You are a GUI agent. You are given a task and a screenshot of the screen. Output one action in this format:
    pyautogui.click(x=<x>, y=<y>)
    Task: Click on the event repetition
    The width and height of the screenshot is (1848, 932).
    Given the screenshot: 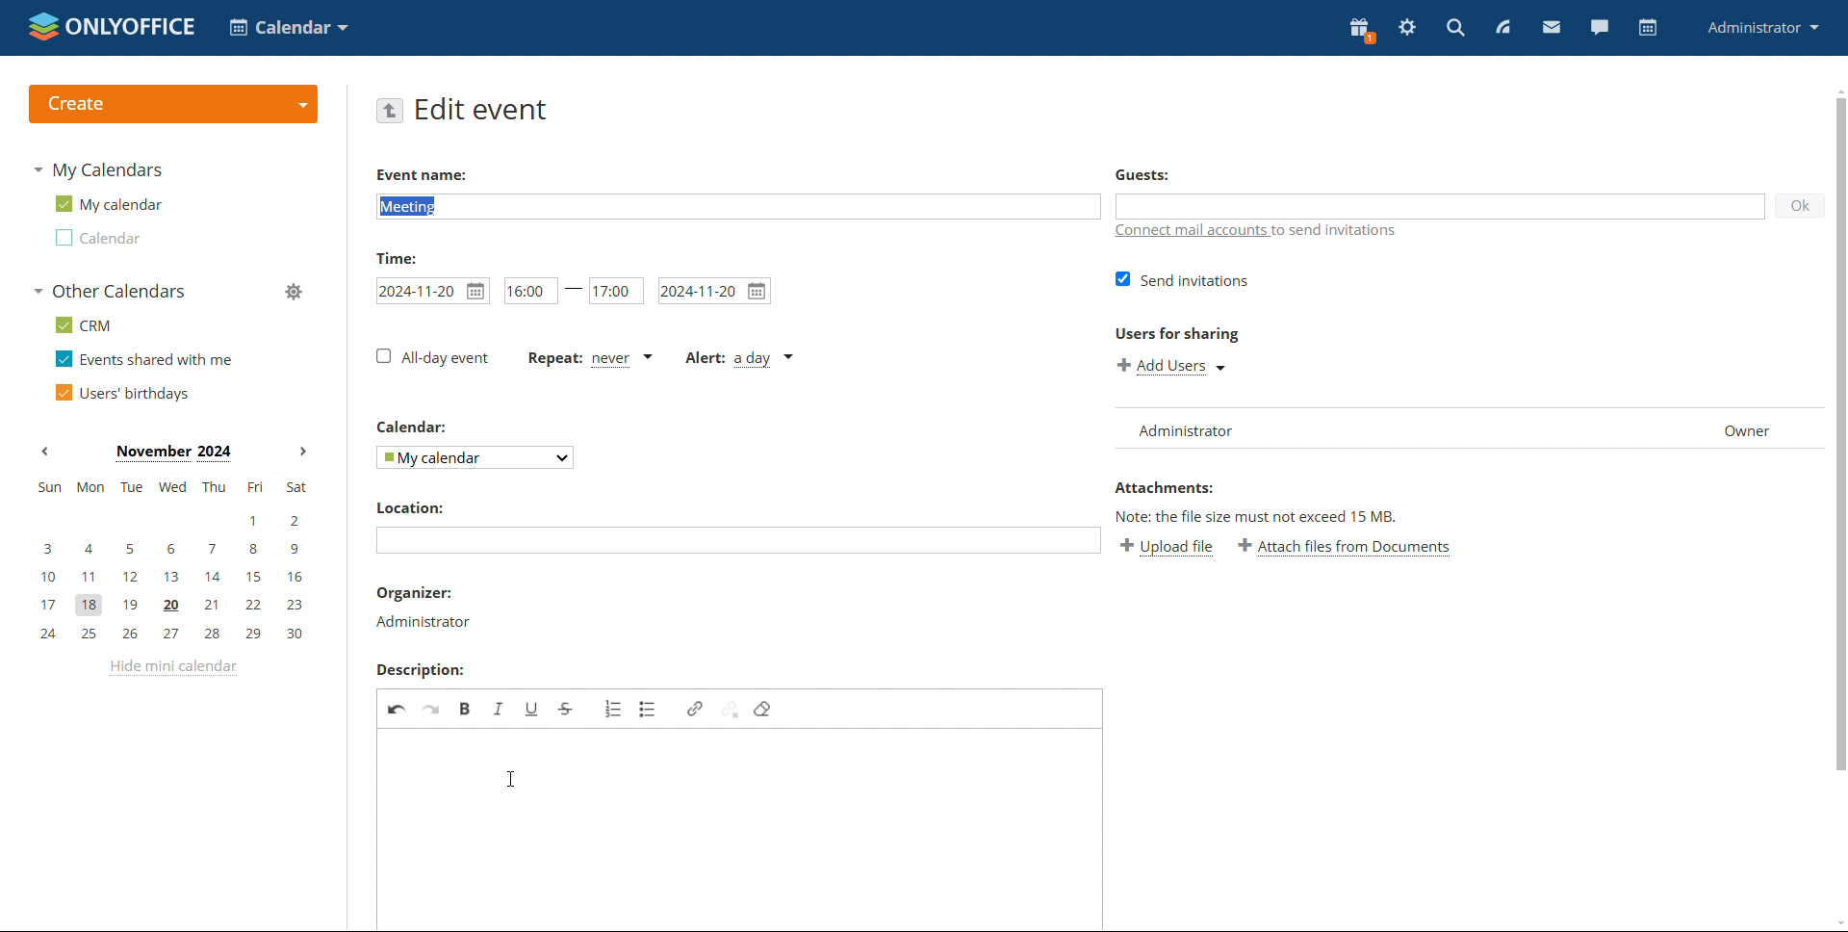 What is the action you would take?
    pyautogui.click(x=590, y=357)
    